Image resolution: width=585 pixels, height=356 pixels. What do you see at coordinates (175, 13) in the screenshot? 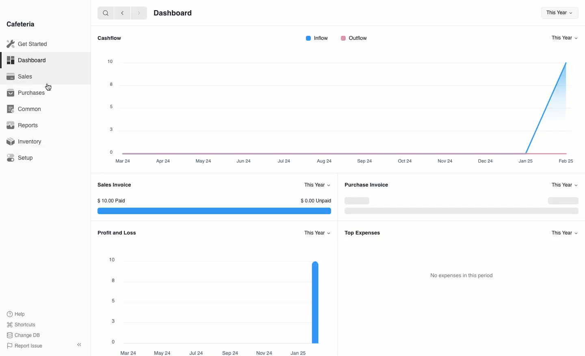
I see `Dashboard` at bounding box center [175, 13].